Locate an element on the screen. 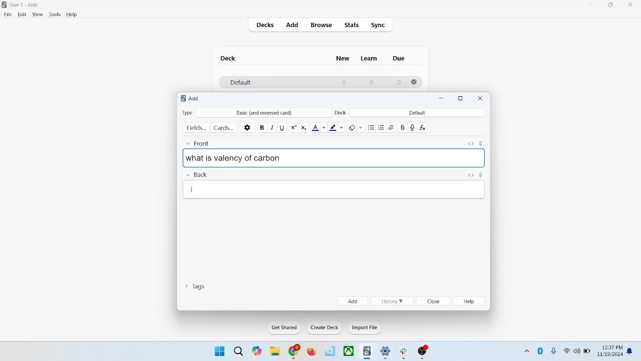 Image resolution: width=641 pixels, height=361 pixels. back is located at coordinates (196, 175).